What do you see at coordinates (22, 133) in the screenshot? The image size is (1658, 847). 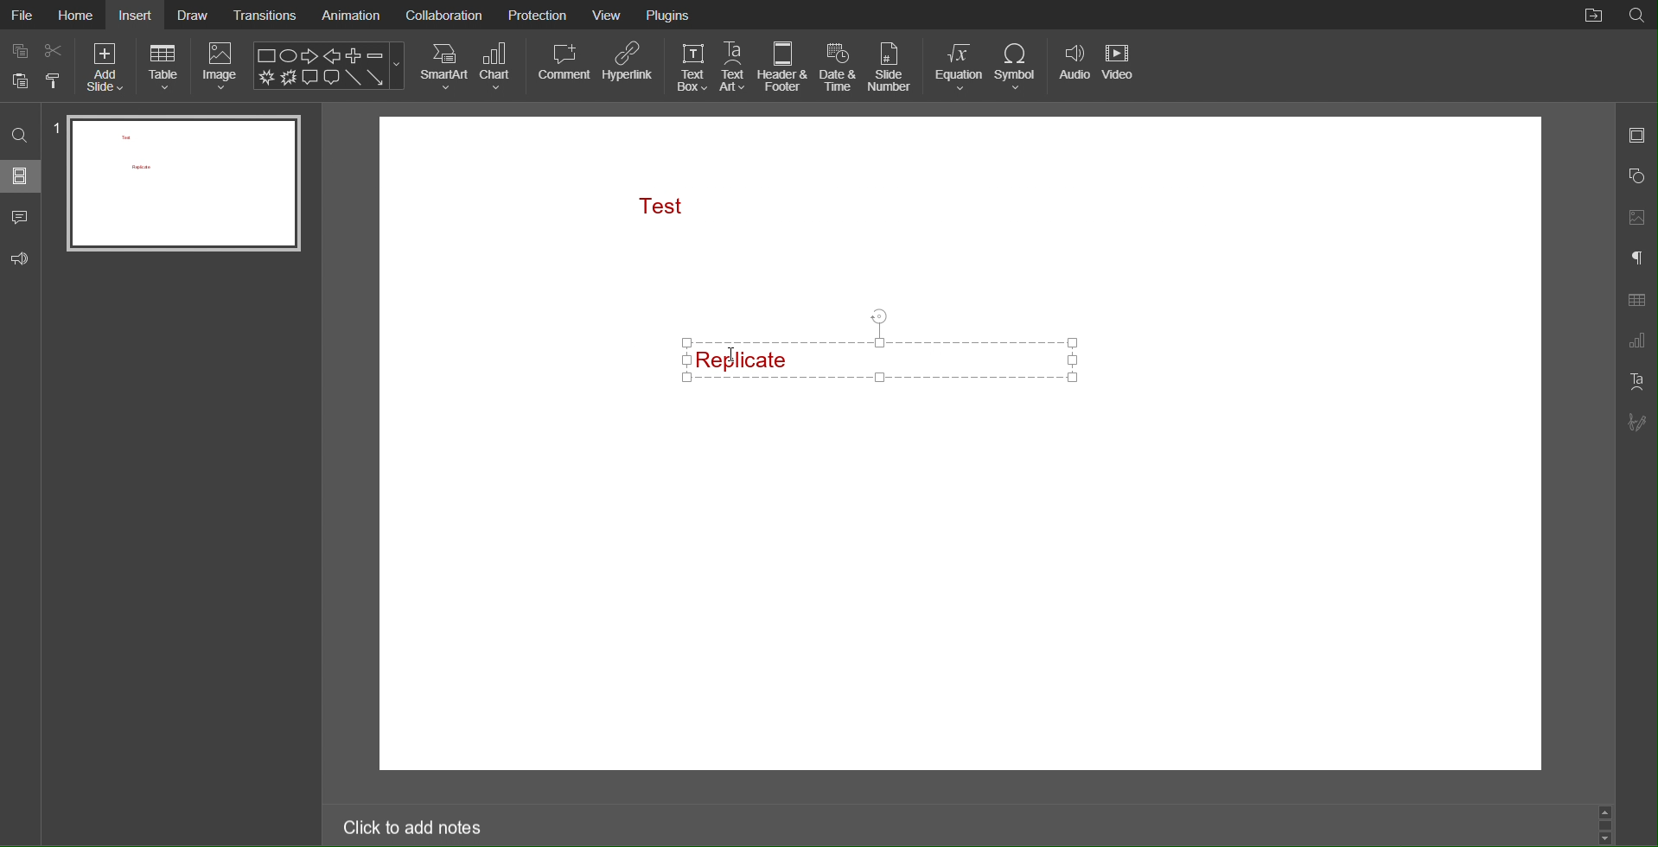 I see `Search` at bounding box center [22, 133].